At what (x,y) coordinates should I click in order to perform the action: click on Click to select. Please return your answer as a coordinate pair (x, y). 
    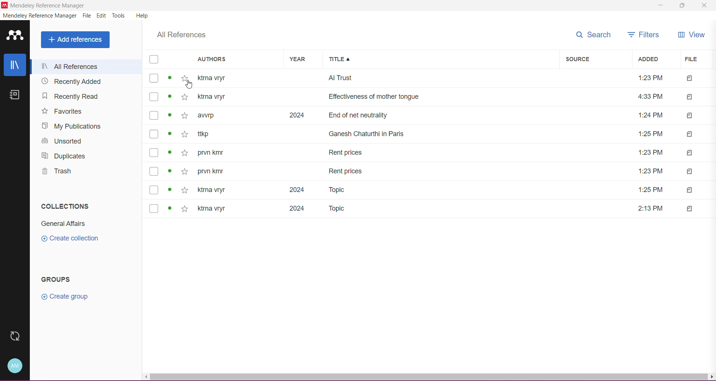
    Looking at the image, I should click on (154, 78).